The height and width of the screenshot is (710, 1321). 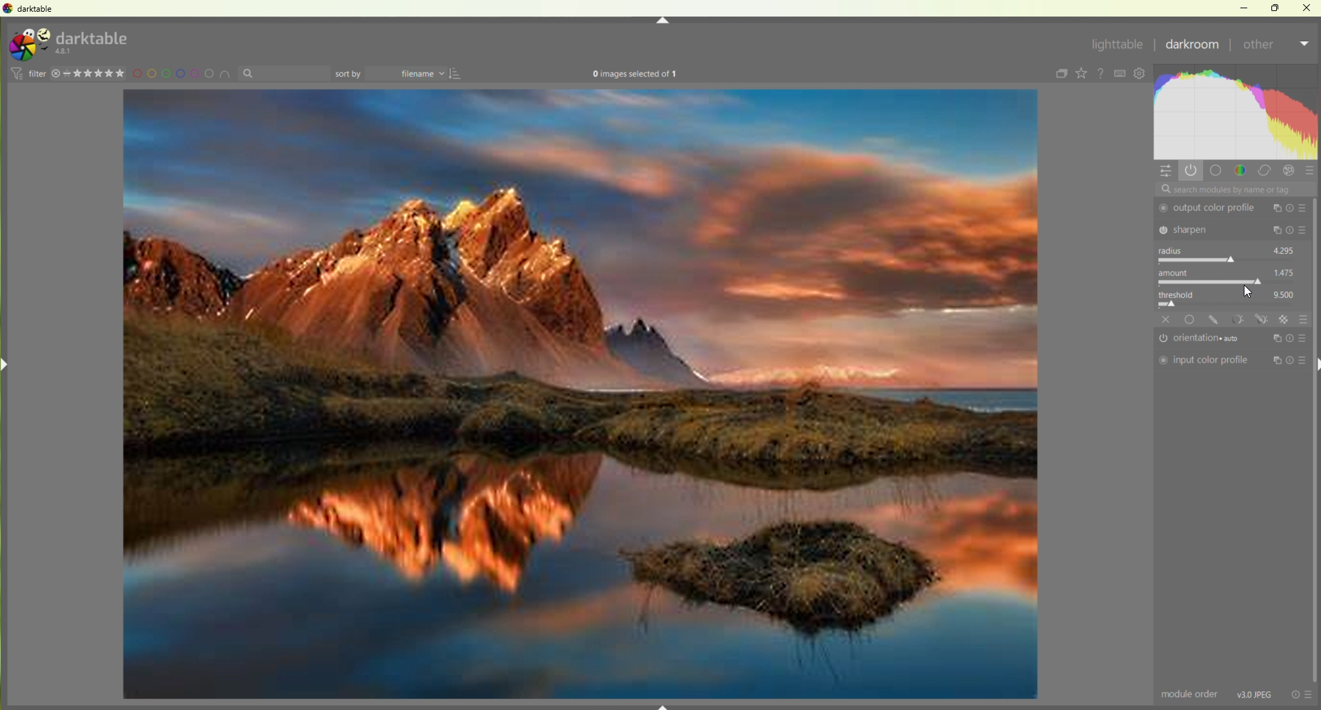 I want to click on Effects, so click(x=1291, y=171).